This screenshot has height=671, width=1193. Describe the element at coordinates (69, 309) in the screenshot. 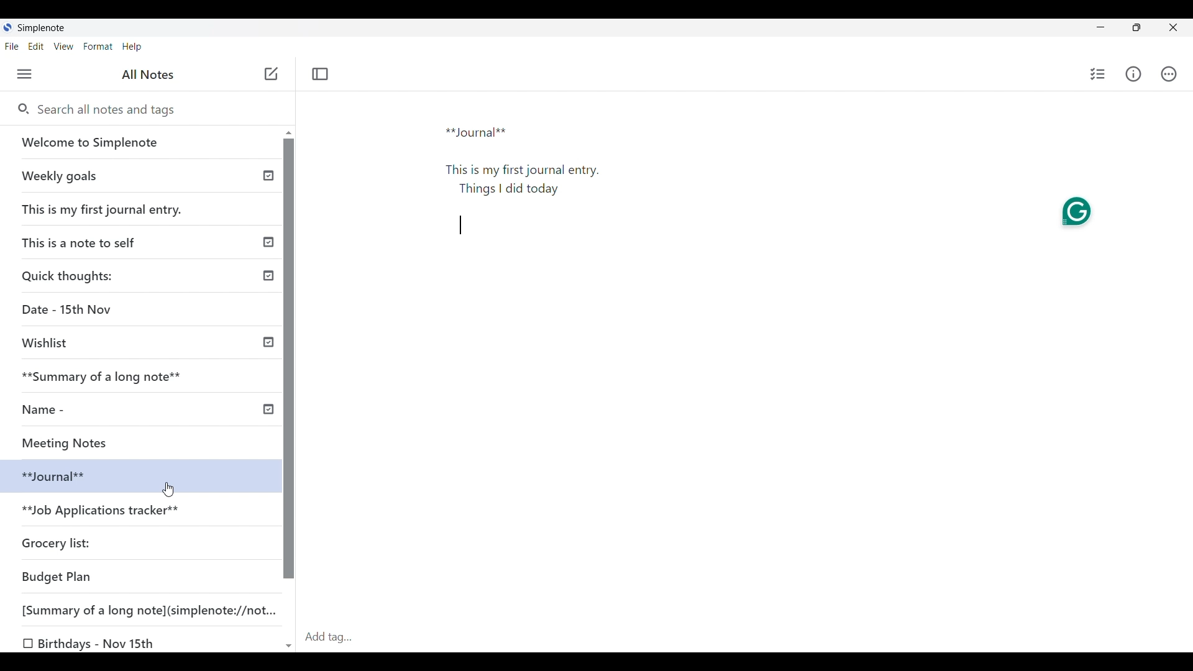

I see `Date - 15th Nov` at that location.